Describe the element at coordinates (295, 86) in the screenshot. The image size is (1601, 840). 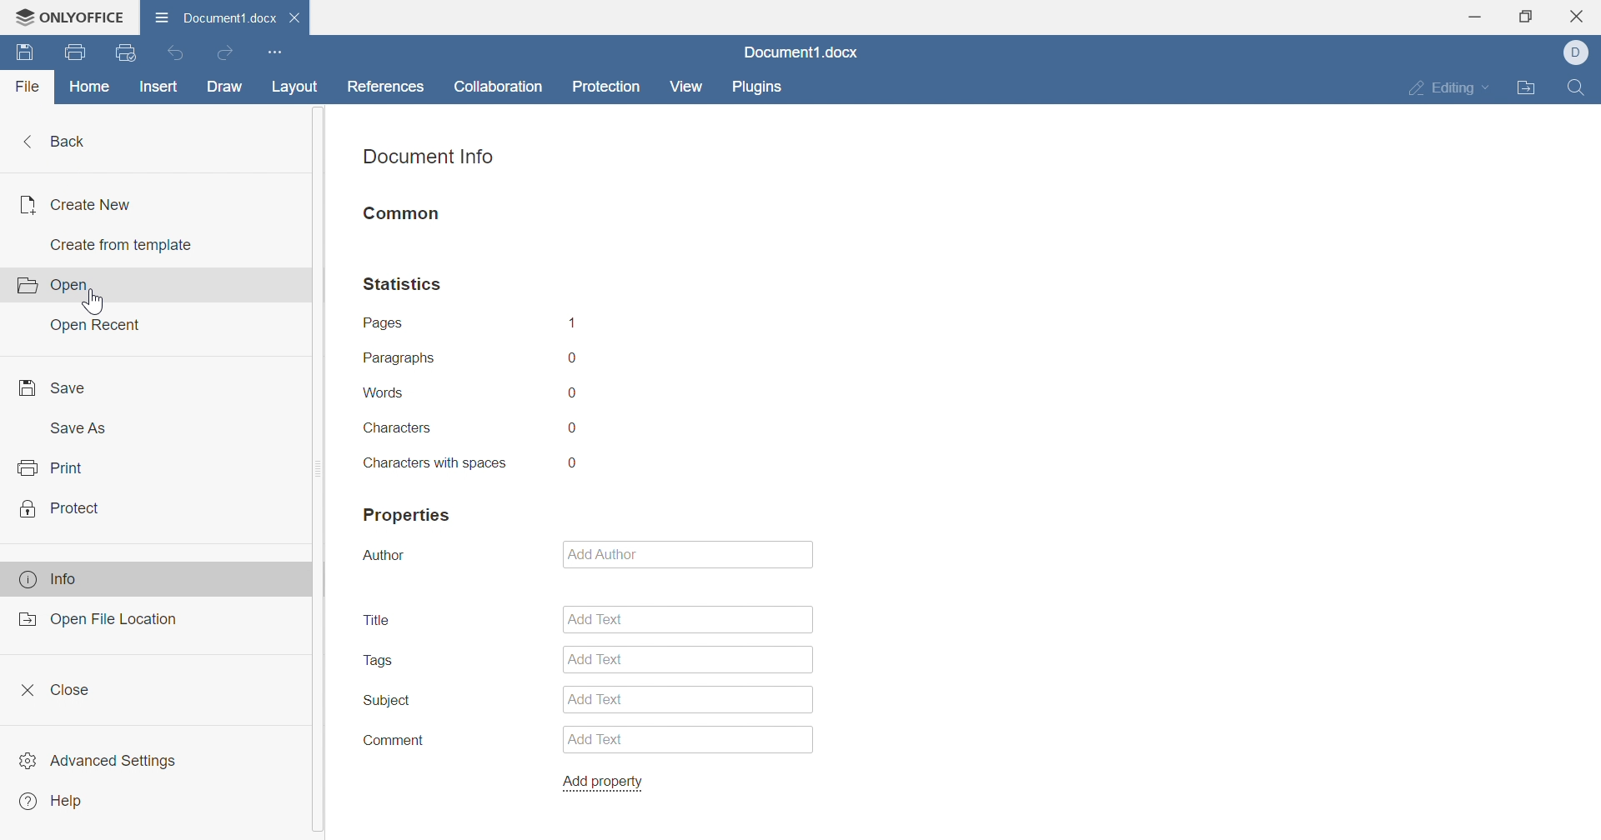
I see `layout` at that location.